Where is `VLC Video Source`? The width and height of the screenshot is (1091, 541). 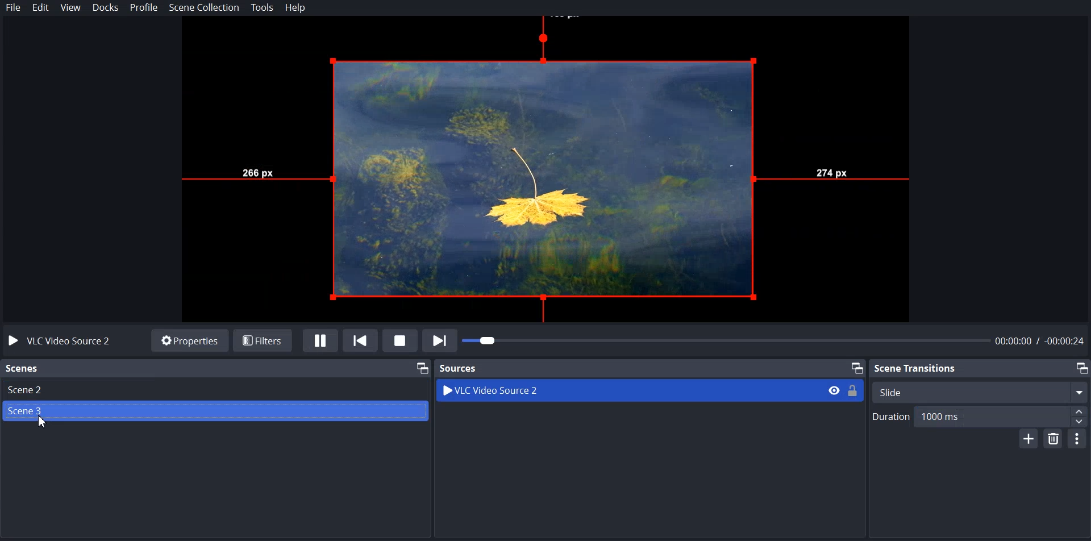 VLC Video Source is located at coordinates (58, 342).